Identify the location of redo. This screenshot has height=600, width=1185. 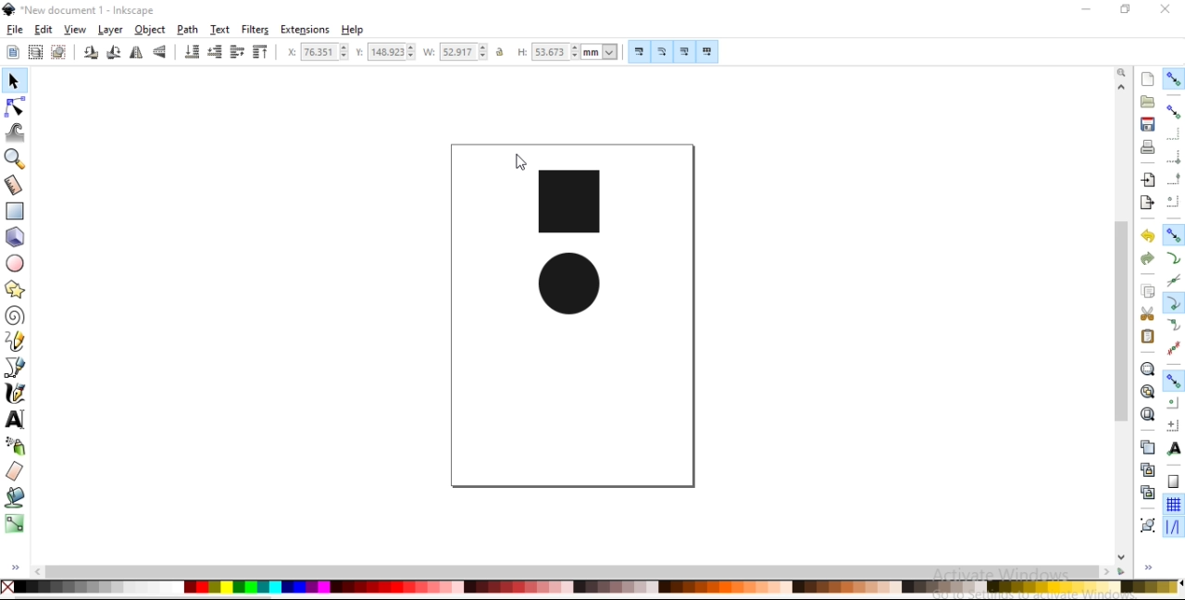
(1145, 258).